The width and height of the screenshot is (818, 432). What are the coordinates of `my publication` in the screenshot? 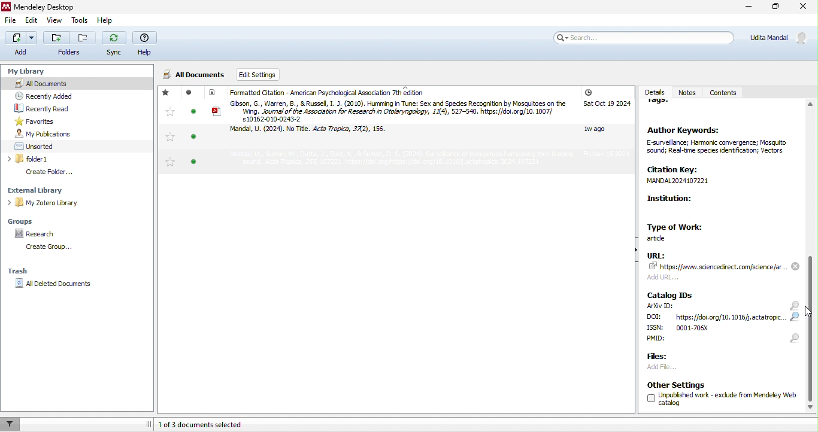 It's located at (56, 133).